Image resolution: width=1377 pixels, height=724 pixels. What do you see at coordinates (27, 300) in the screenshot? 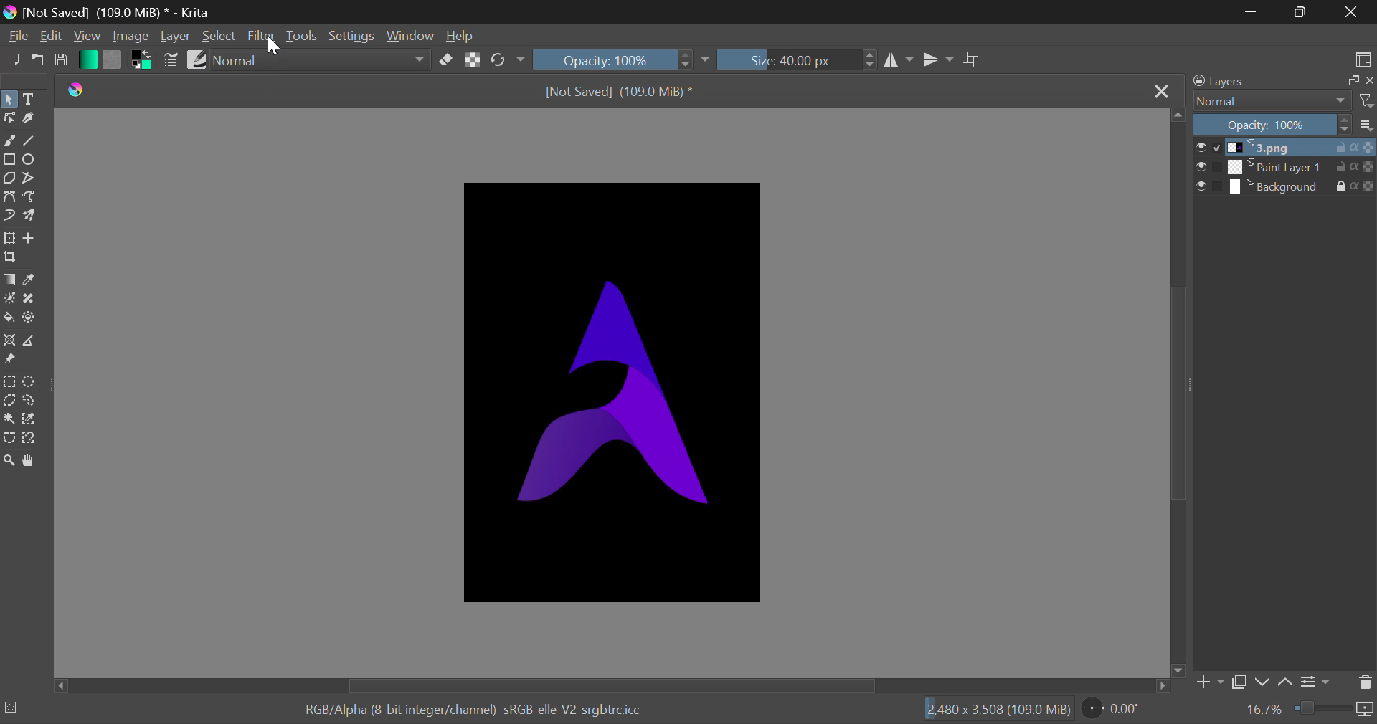
I see `Smart Patch Tool` at bounding box center [27, 300].